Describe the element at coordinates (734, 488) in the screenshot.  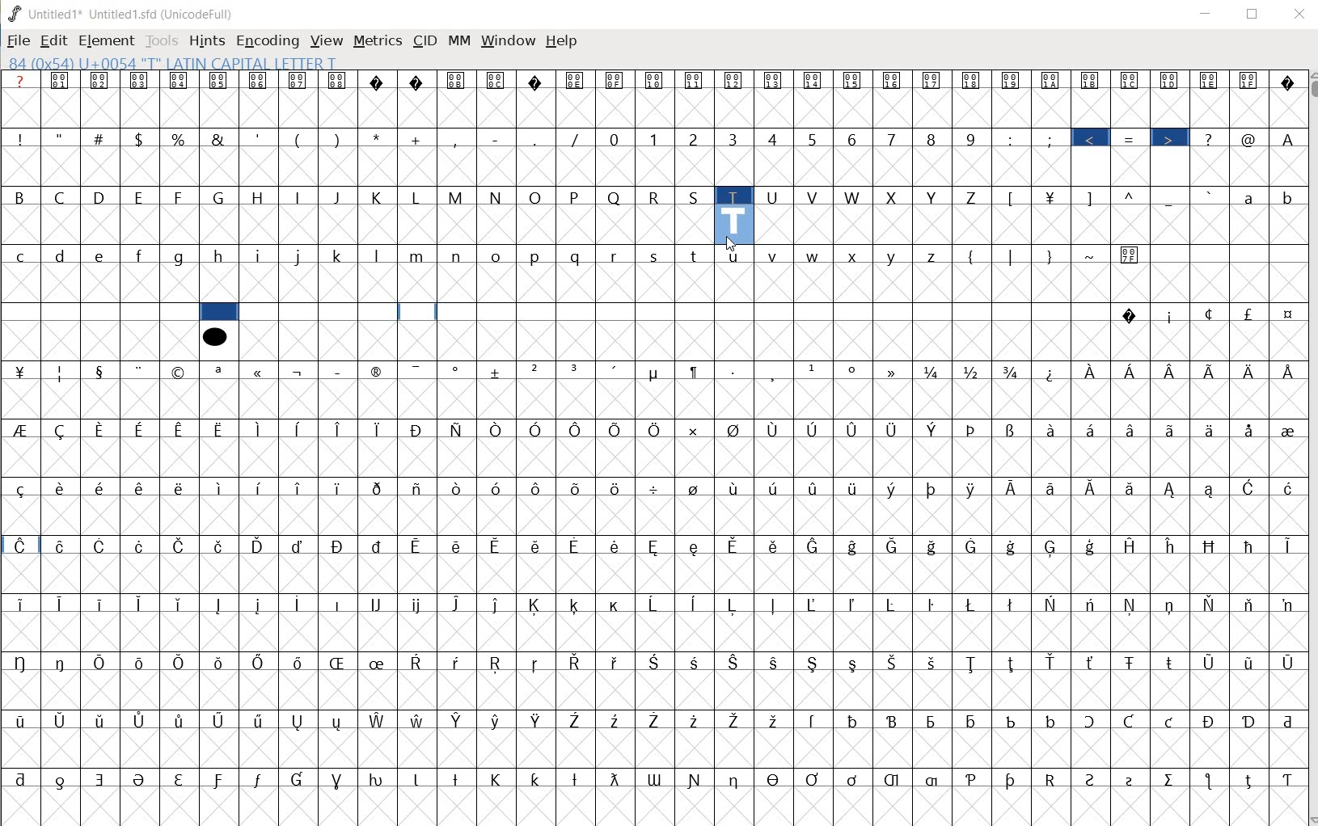
I see `Symbol` at that location.